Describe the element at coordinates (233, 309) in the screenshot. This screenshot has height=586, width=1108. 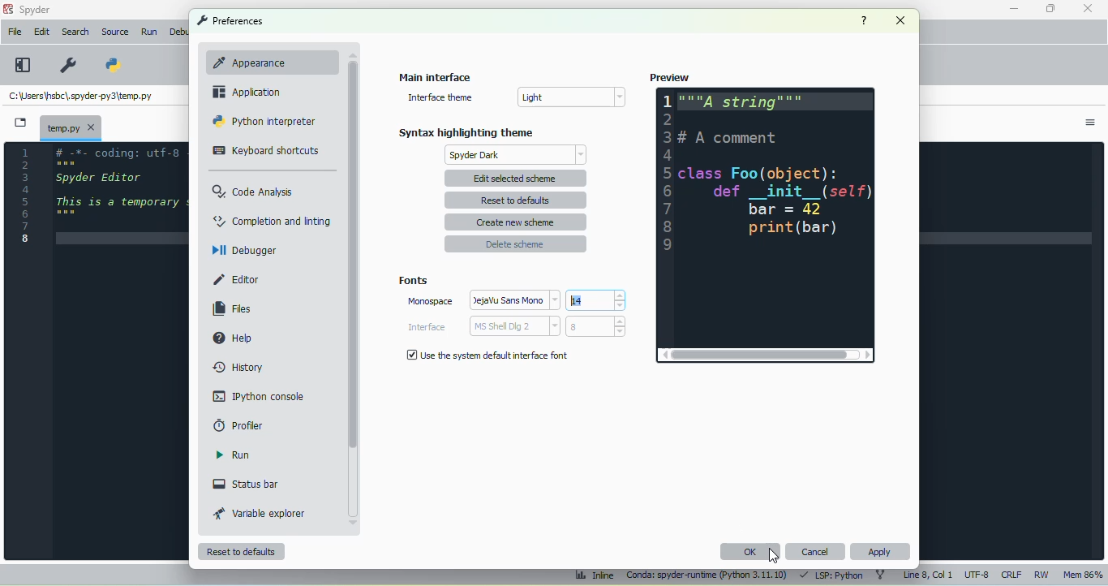
I see `files` at that location.